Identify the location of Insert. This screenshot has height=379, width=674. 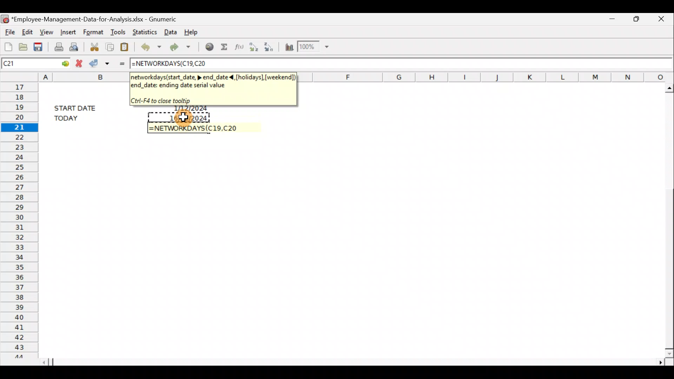
(68, 32).